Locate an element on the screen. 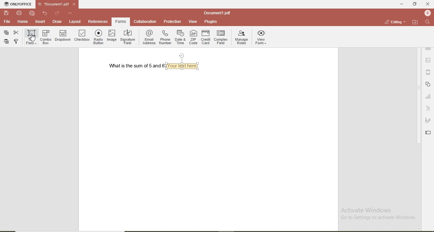 The width and height of the screenshot is (434, 232). margin is located at coordinates (429, 73).